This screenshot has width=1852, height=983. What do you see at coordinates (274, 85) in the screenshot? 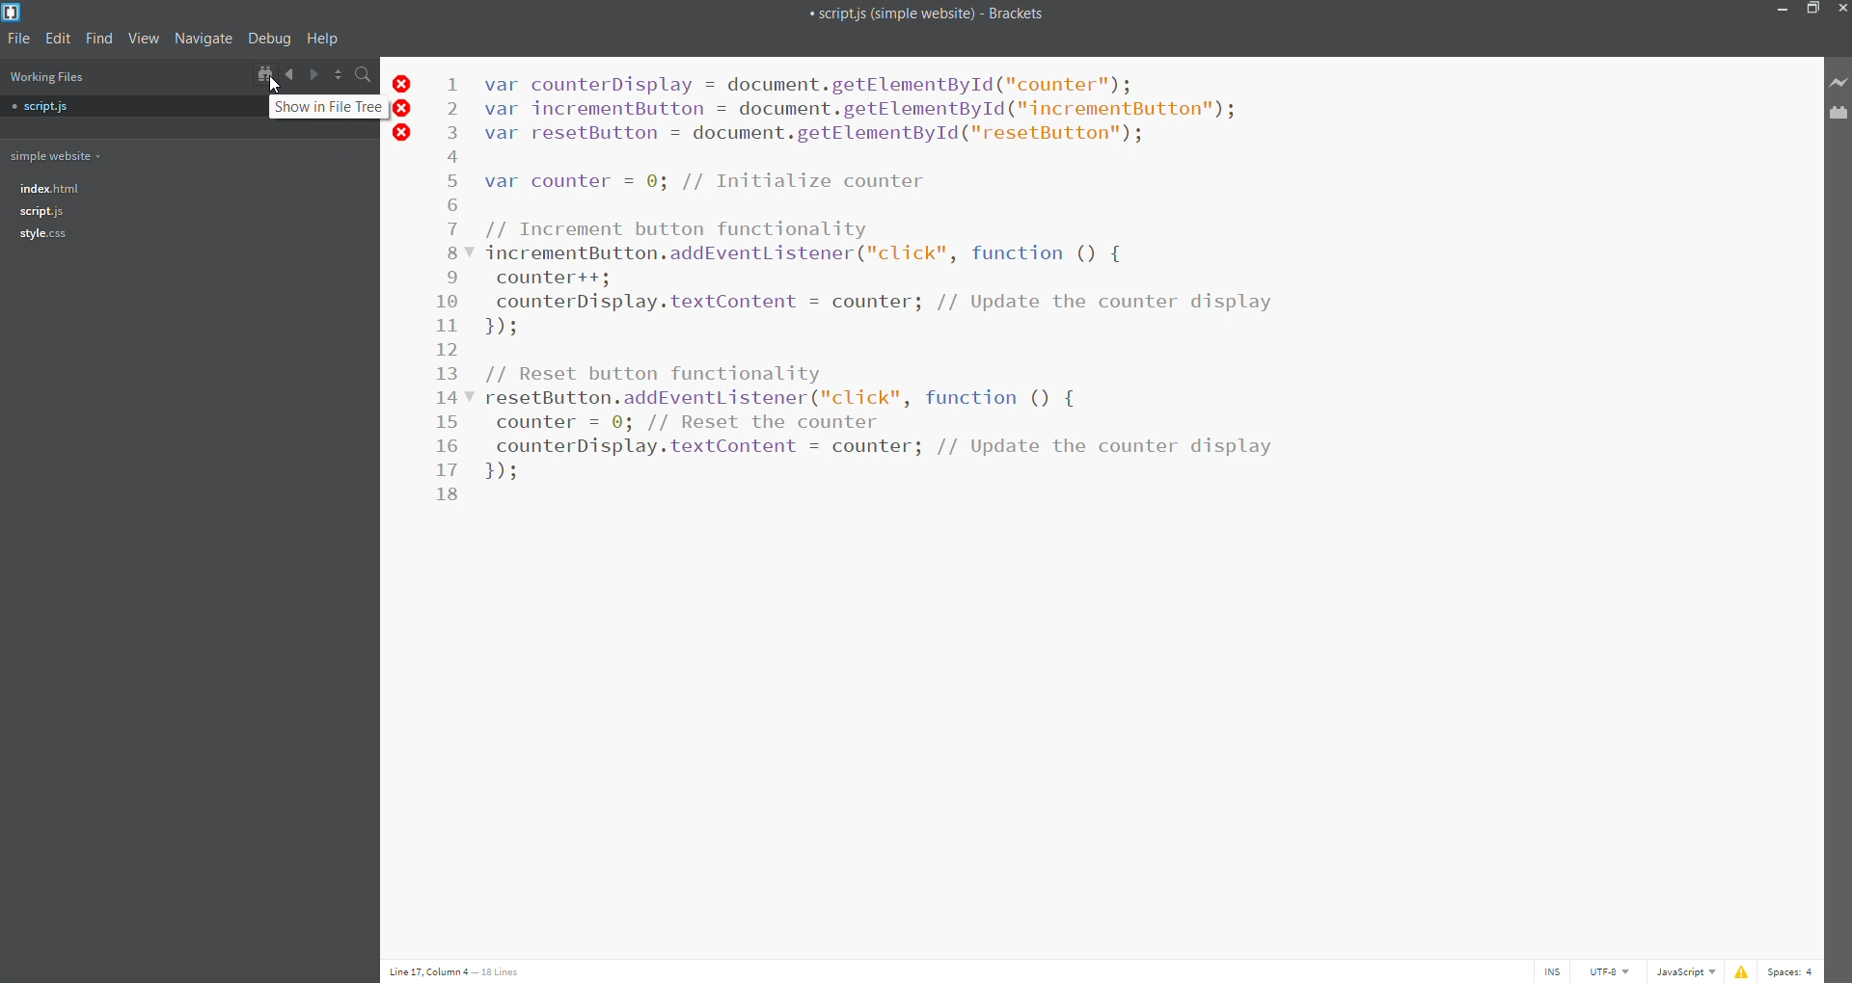
I see `cursor` at bounding box center [274, 85].